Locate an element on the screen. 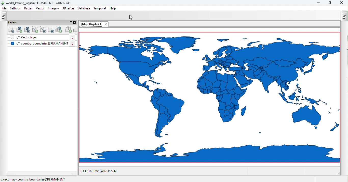 The width and height of the screenshot is (348, 182). Add multiple raster or vector map layers is located at coordinates (11, 30).